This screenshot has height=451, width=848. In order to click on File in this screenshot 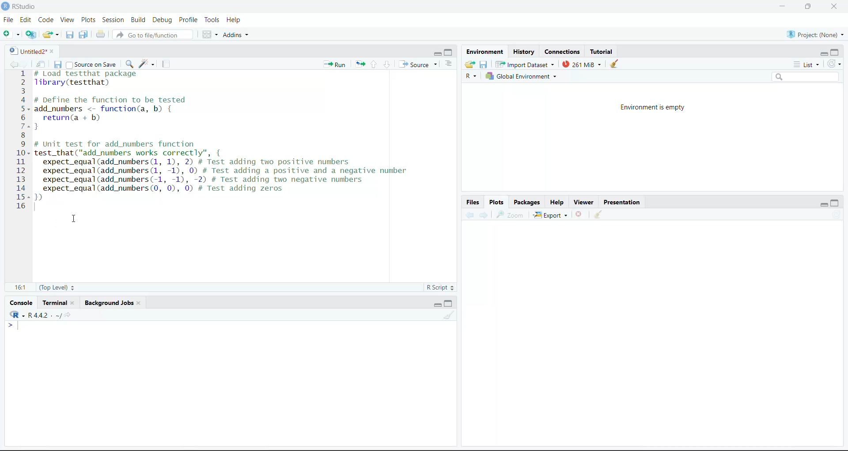, I will do `click(8, 20)`.